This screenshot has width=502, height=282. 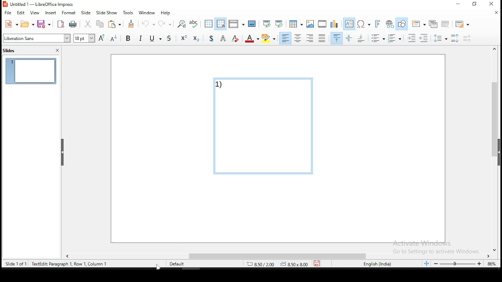 I want to click on font color, so click(x=252, y=38).